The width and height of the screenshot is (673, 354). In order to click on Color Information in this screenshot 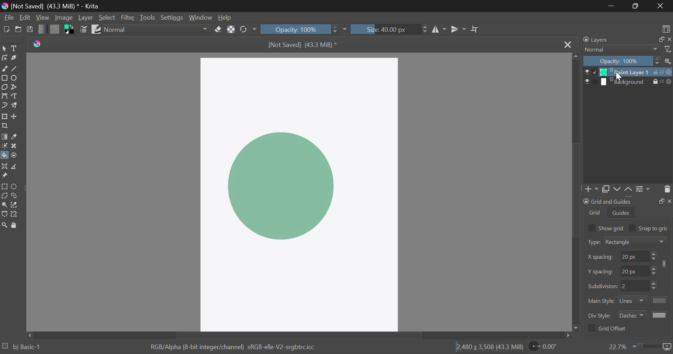, I will do `click(230, 348)`.